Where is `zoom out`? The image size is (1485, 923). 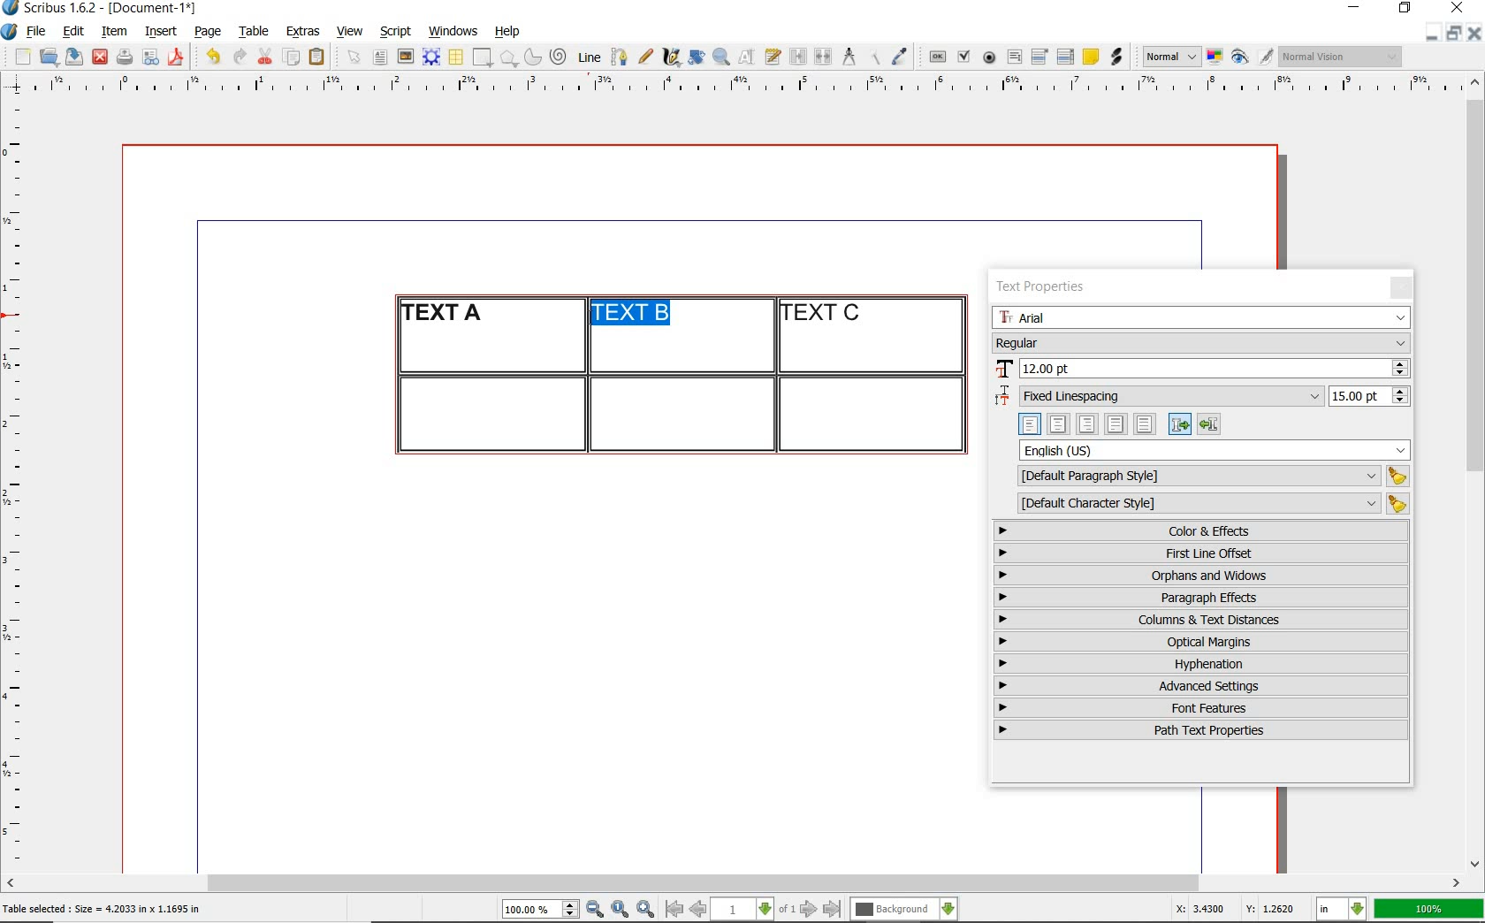
zoom out is located at coordinates (595, 910).